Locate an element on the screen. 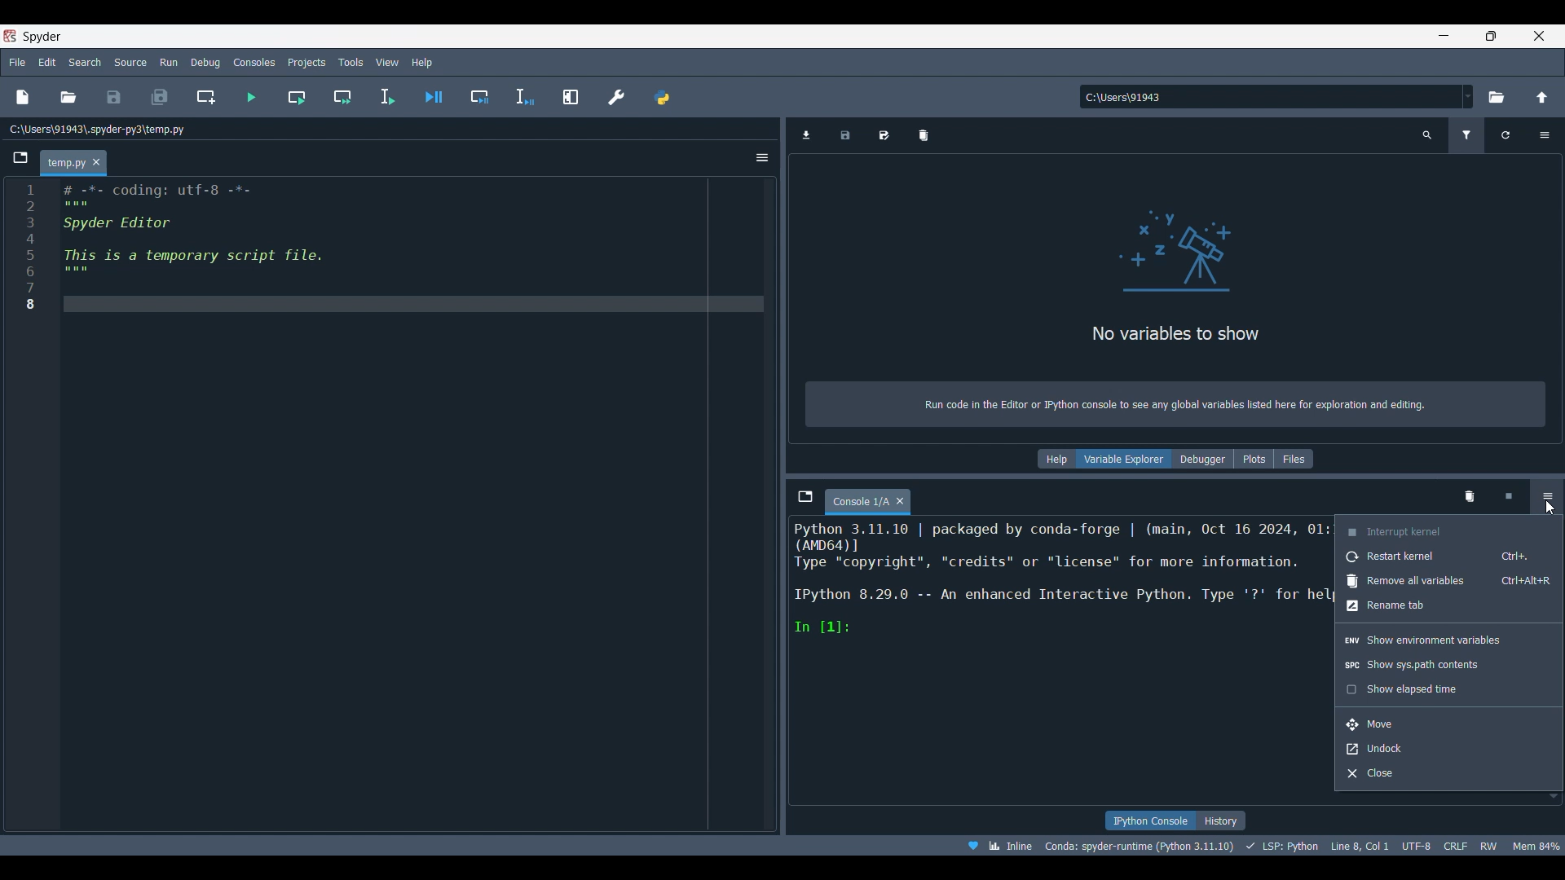 The width and height of the screenshot is (1565, 880).  RW is located at coordinates (1488, 845).